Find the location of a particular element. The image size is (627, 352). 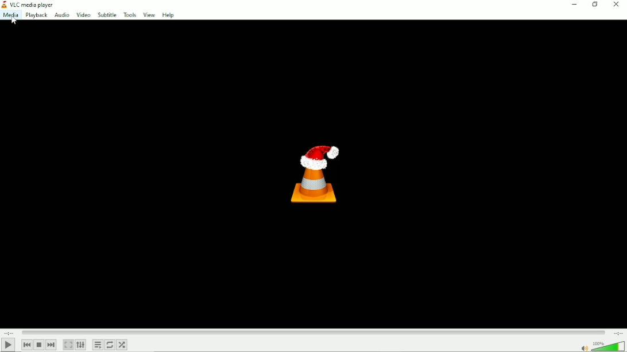

Restore down is located at coordinates (594, 6).